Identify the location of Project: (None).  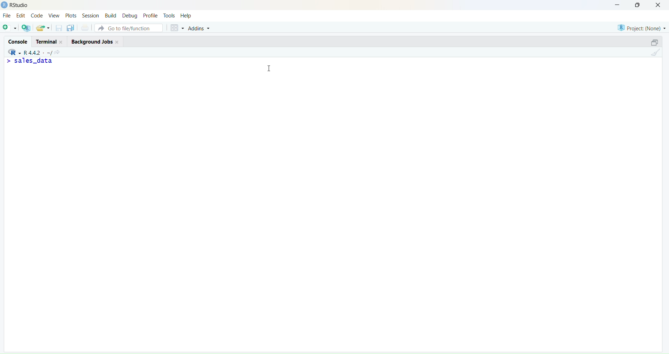
(641, 27).